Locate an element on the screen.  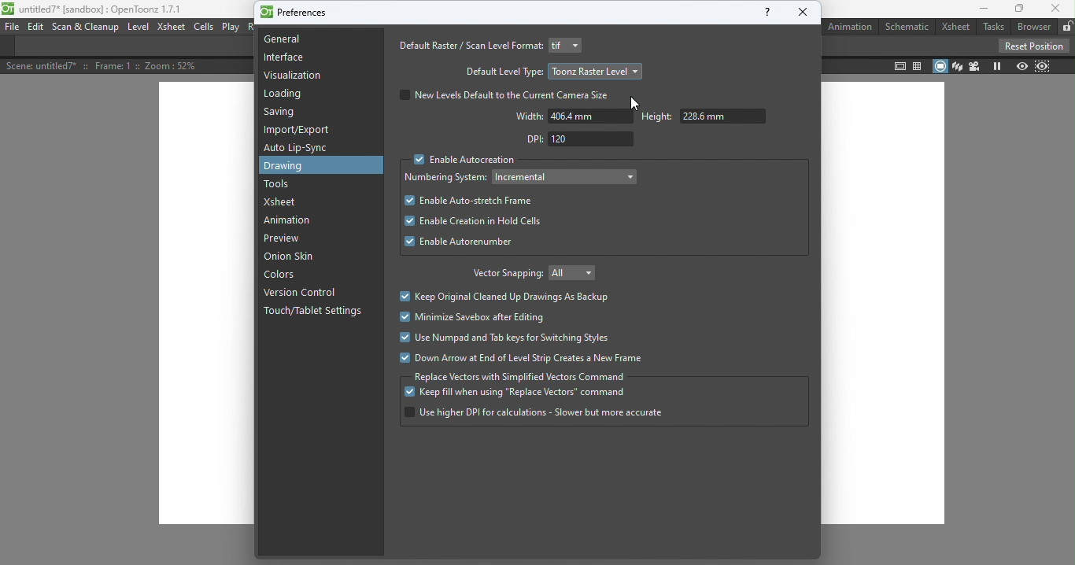
Schematic is located at coordinates (908, 26).